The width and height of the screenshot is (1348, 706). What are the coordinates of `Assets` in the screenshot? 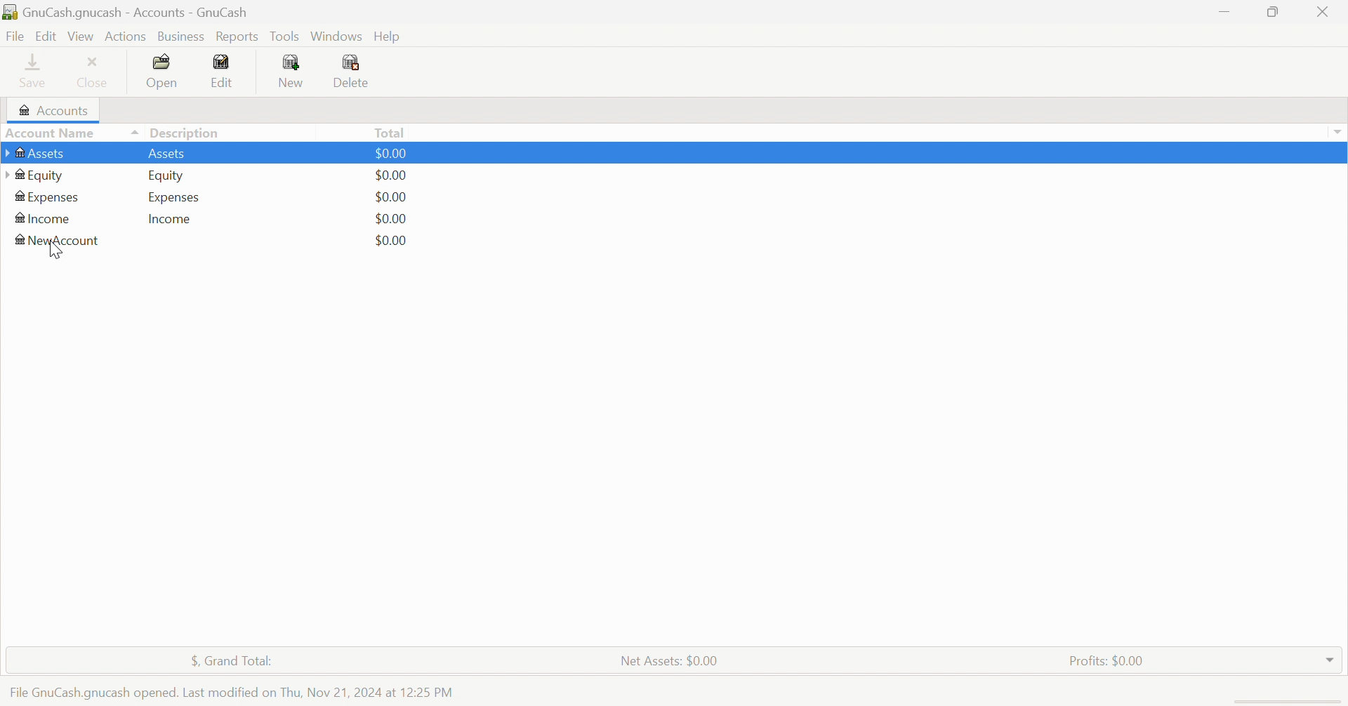 It's located at (170, 154).